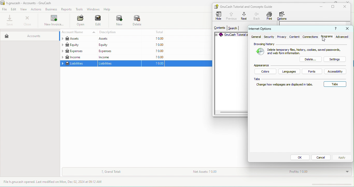  What do you see at coordinates (299, 65) in the screenshot?
I see `appearence` at bounding box center [299, 65].